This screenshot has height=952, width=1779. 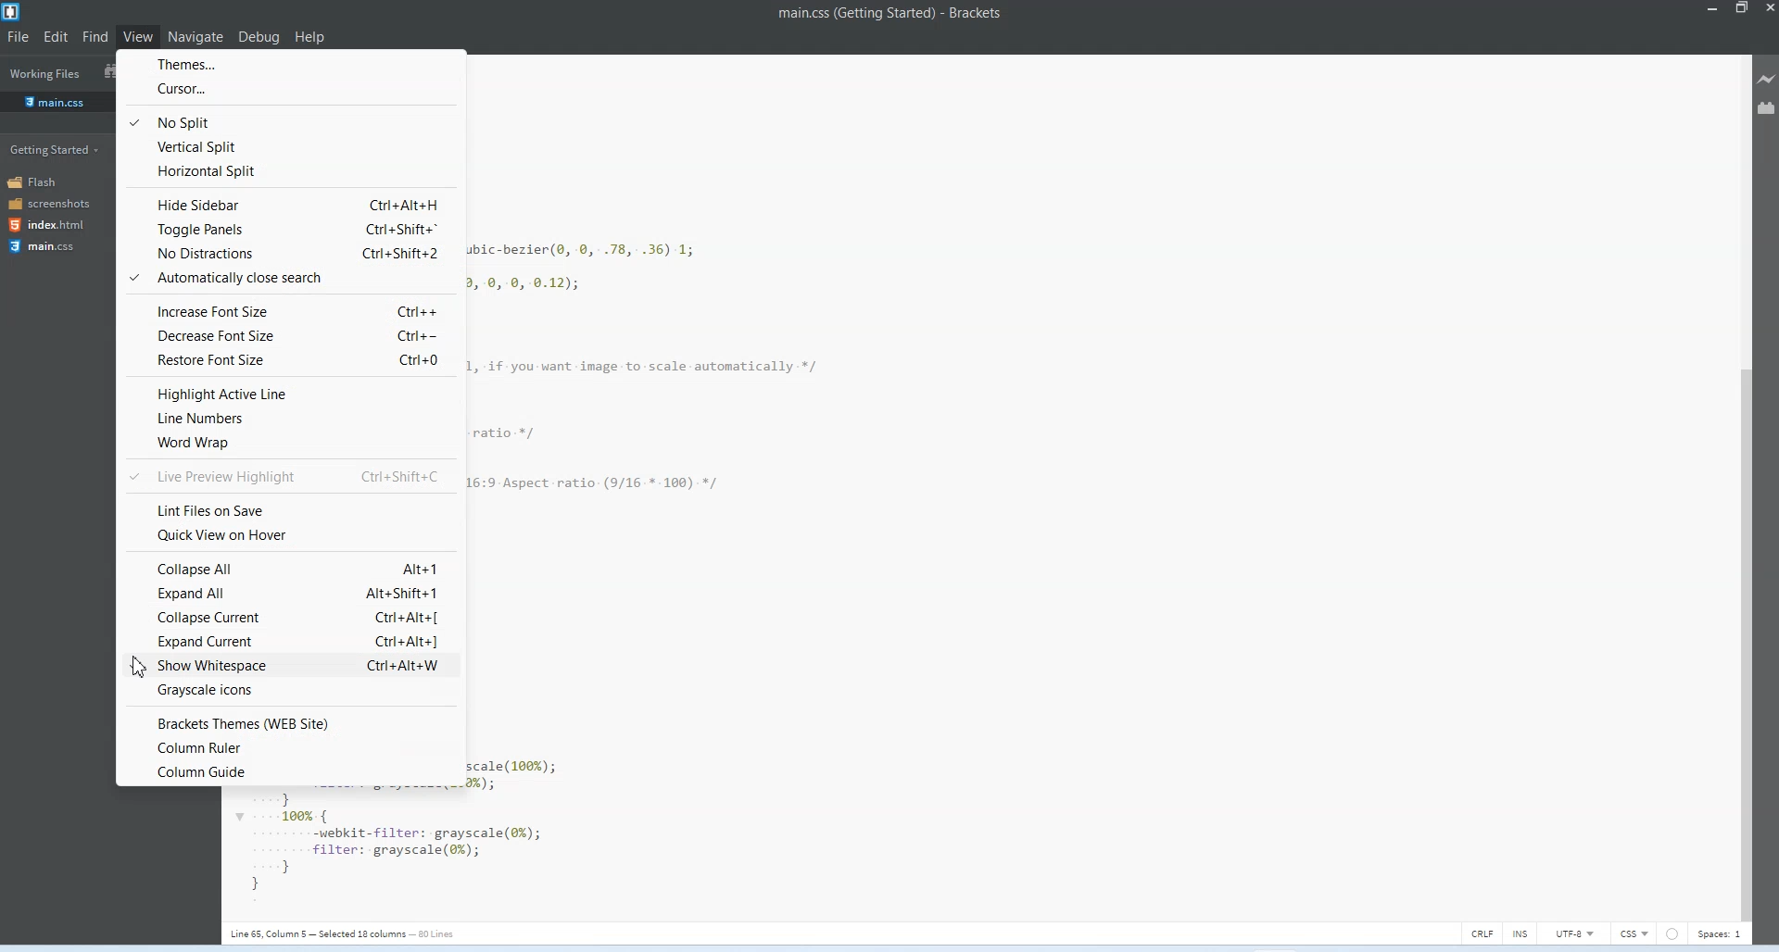 What do you see at coordinates (357, 933) in the screenshot?
I see `| Line 65, Column 5 — Selected 12 columas — 50 Lines.` at bounding box center [357, 933].